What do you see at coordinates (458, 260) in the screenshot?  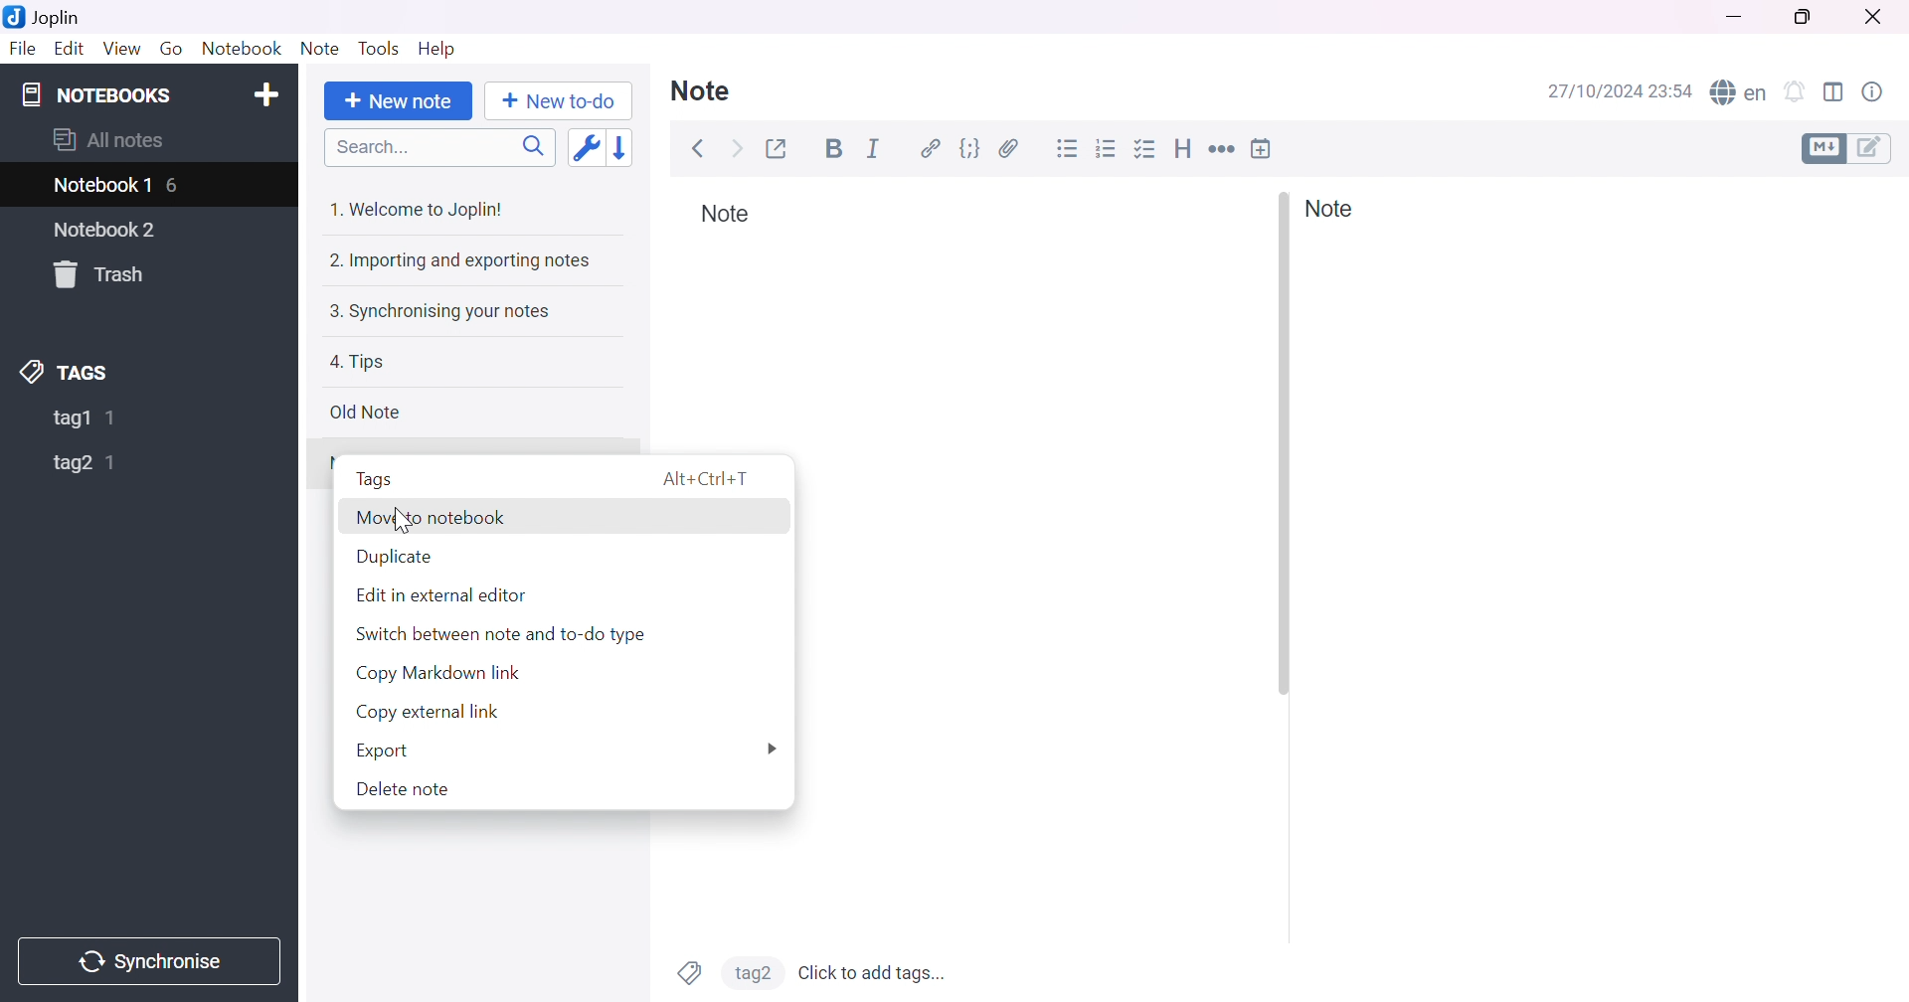 I see `2. Importing and exporting notes` at bounding box center [458, 260].